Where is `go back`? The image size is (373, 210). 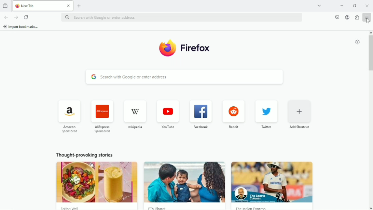 go back is located at coordinates (6, 17).